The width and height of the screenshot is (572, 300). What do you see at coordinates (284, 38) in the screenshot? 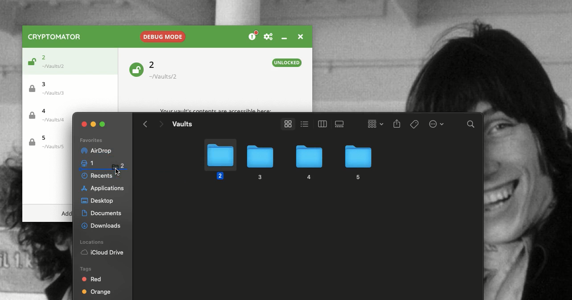
I see `Minimize` at bounding box center [284, 38].